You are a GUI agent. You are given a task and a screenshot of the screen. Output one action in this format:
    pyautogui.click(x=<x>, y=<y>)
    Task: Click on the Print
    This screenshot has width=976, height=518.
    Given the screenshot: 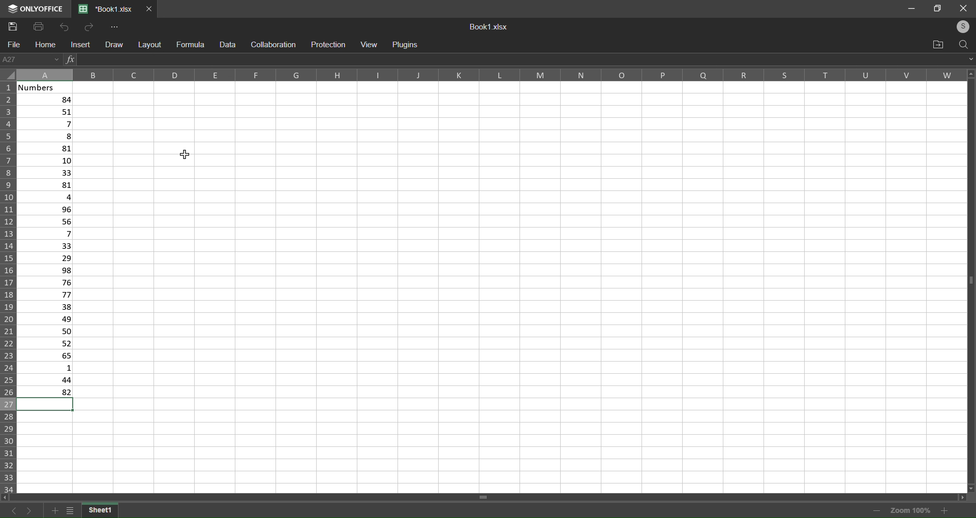 What is the action you would take?
    pyautogui.click(x=38, y=27)
    